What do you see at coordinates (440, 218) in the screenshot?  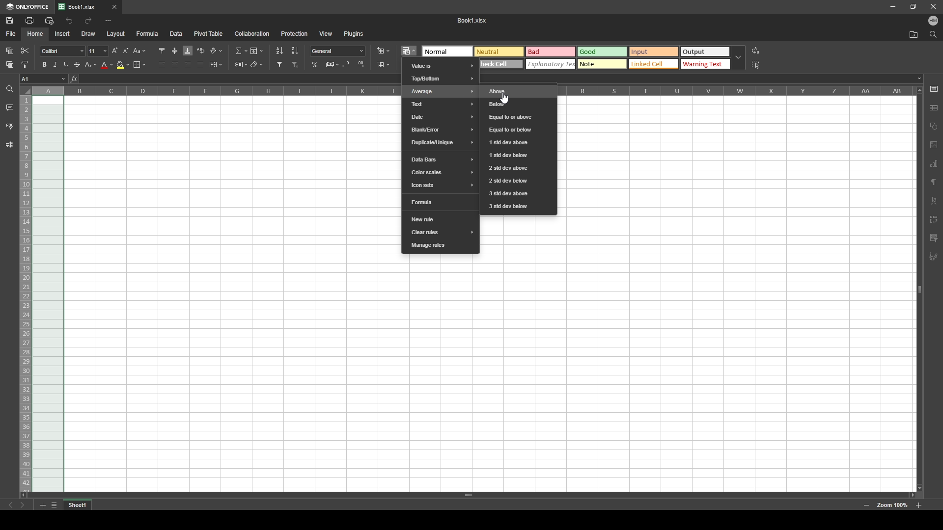 I see `new rule` at bounding box center [440, 218].